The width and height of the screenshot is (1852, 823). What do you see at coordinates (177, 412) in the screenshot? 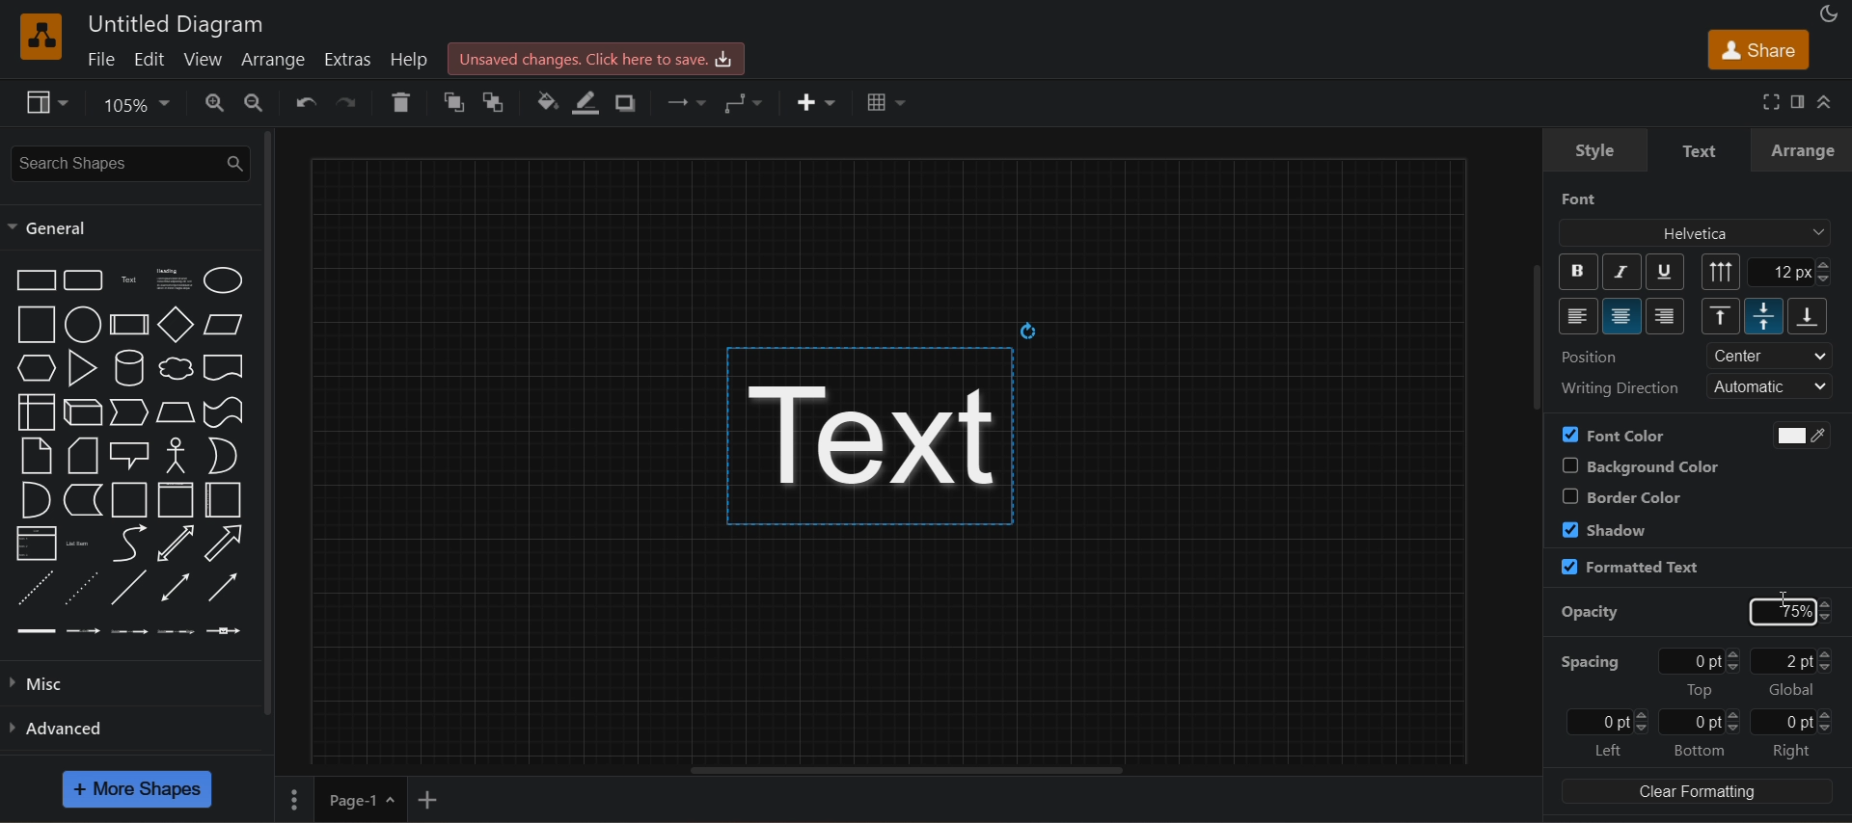
I see `trapezoid` at bounding box center [177, 412].